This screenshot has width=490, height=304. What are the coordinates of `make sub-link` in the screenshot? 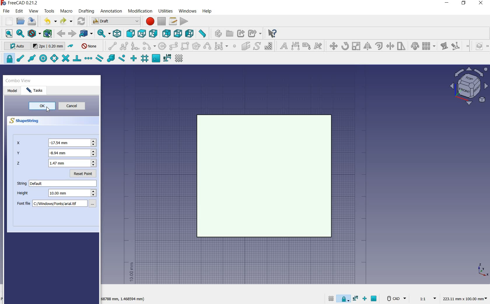 It's located at (254, 33).